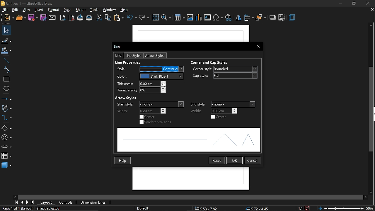 Image resolution: width=375 pixels, height=211 pixels. Describe the element at coordinates (7, 70) in the screenshot. I see `curve` at that location.